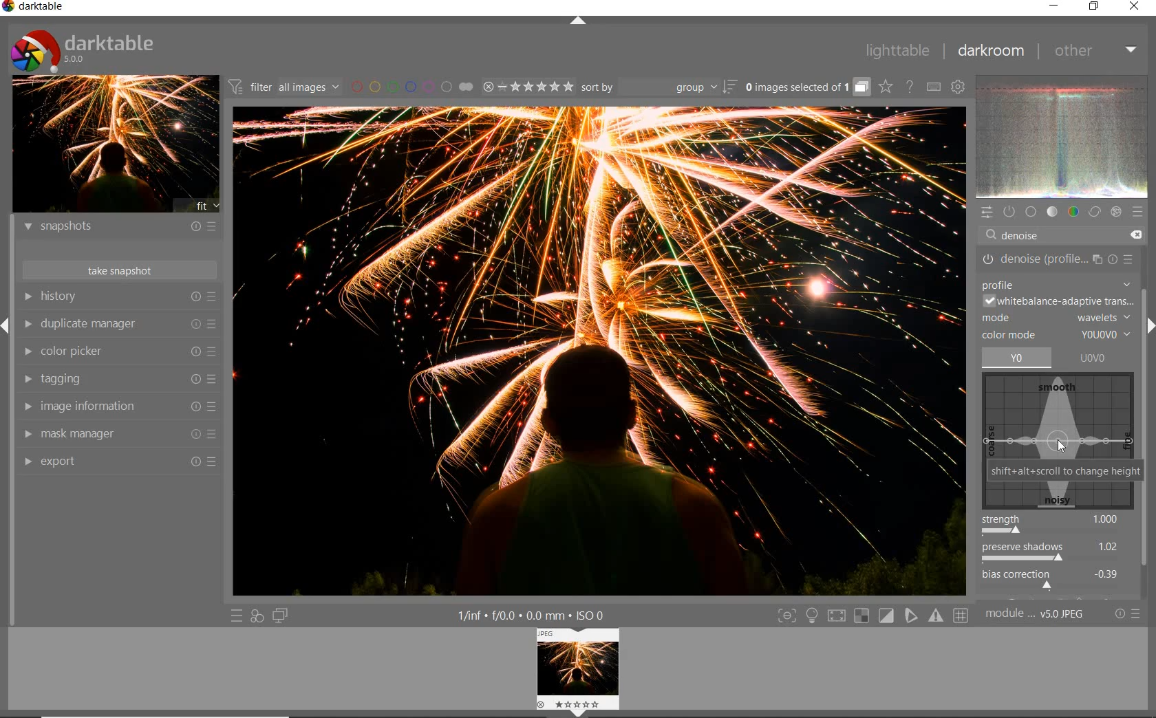 The image size is (1156, 718). Describe the element at coordinates (118, 227) in the screenshot. I see `snapshots` at that location.